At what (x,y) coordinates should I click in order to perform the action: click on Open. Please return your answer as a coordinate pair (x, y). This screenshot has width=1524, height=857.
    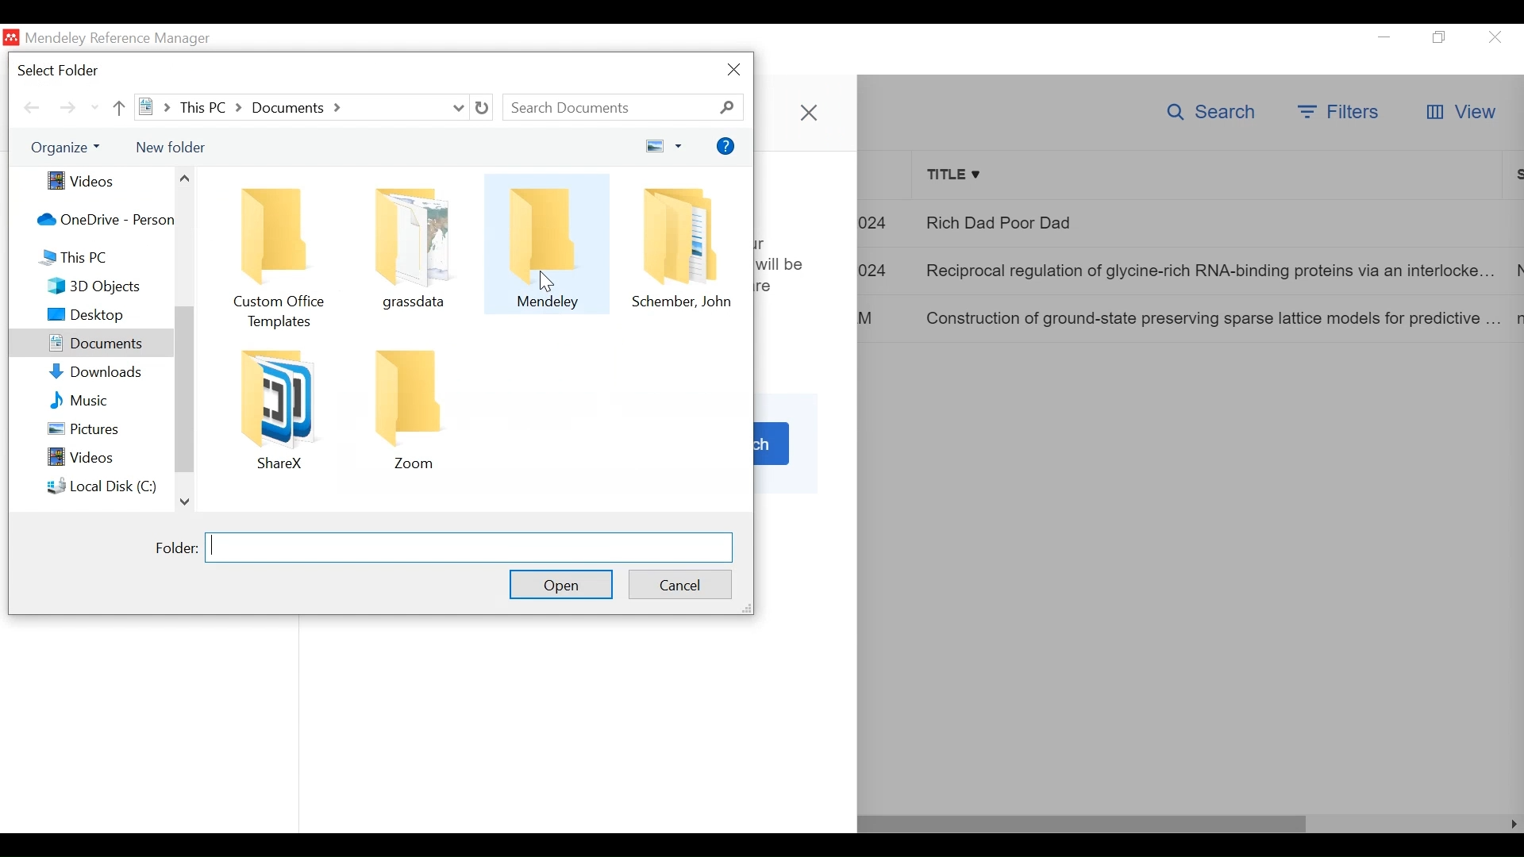
    Looking at the image, I should click on (560, 585).